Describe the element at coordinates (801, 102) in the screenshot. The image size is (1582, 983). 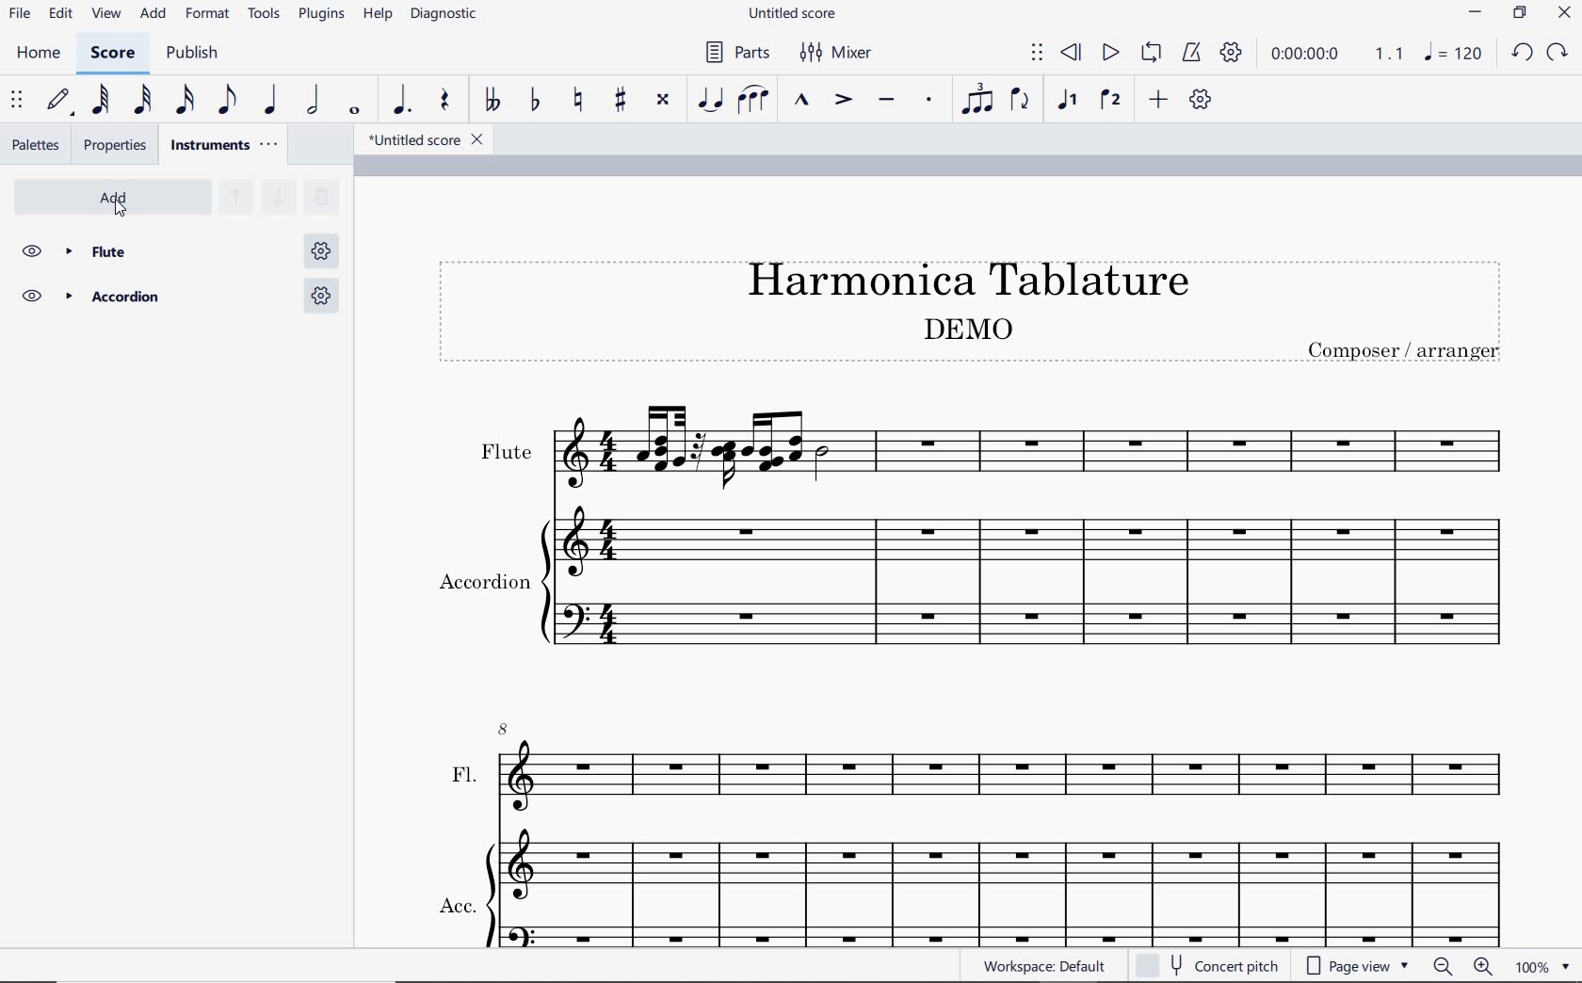
I see `marcato` at that location.